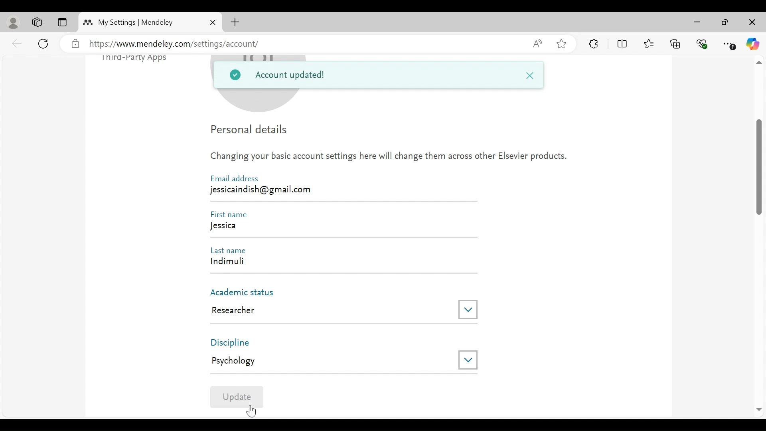 Image resolution: width=766 pixels, height=431 pixels. I want to click on Jessica, so click(342, 227).